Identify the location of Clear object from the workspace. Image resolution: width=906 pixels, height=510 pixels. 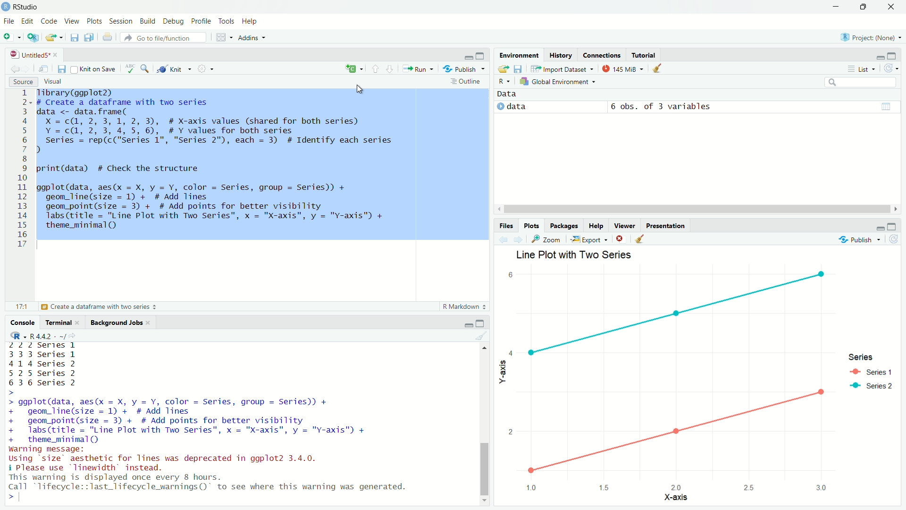
(659, 68).